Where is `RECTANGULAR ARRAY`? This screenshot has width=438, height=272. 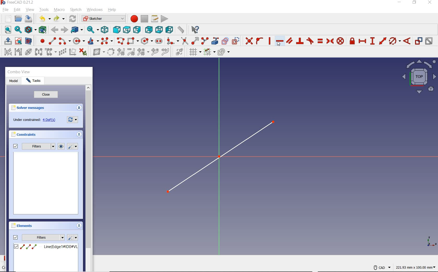 RECTANGULAR ARRAY is located at coordinates (62, 52).